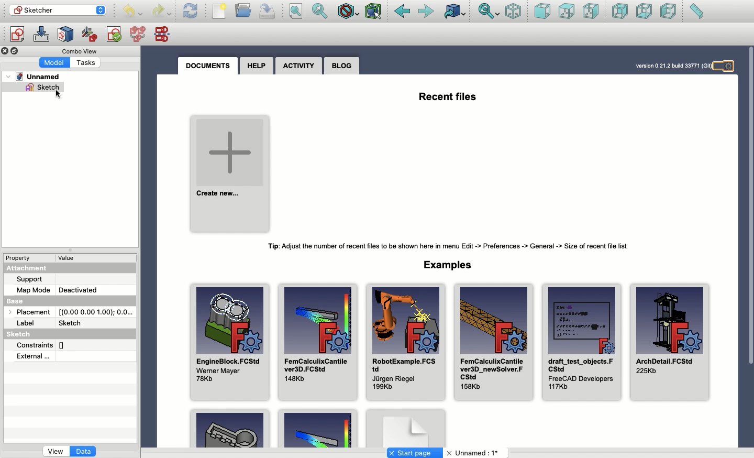 The height and width of the screenshot is (458, 754). What do you see at coordinates (29, 269) in the screenshot?
I see `Attachment` at bounding box center [29, 269].